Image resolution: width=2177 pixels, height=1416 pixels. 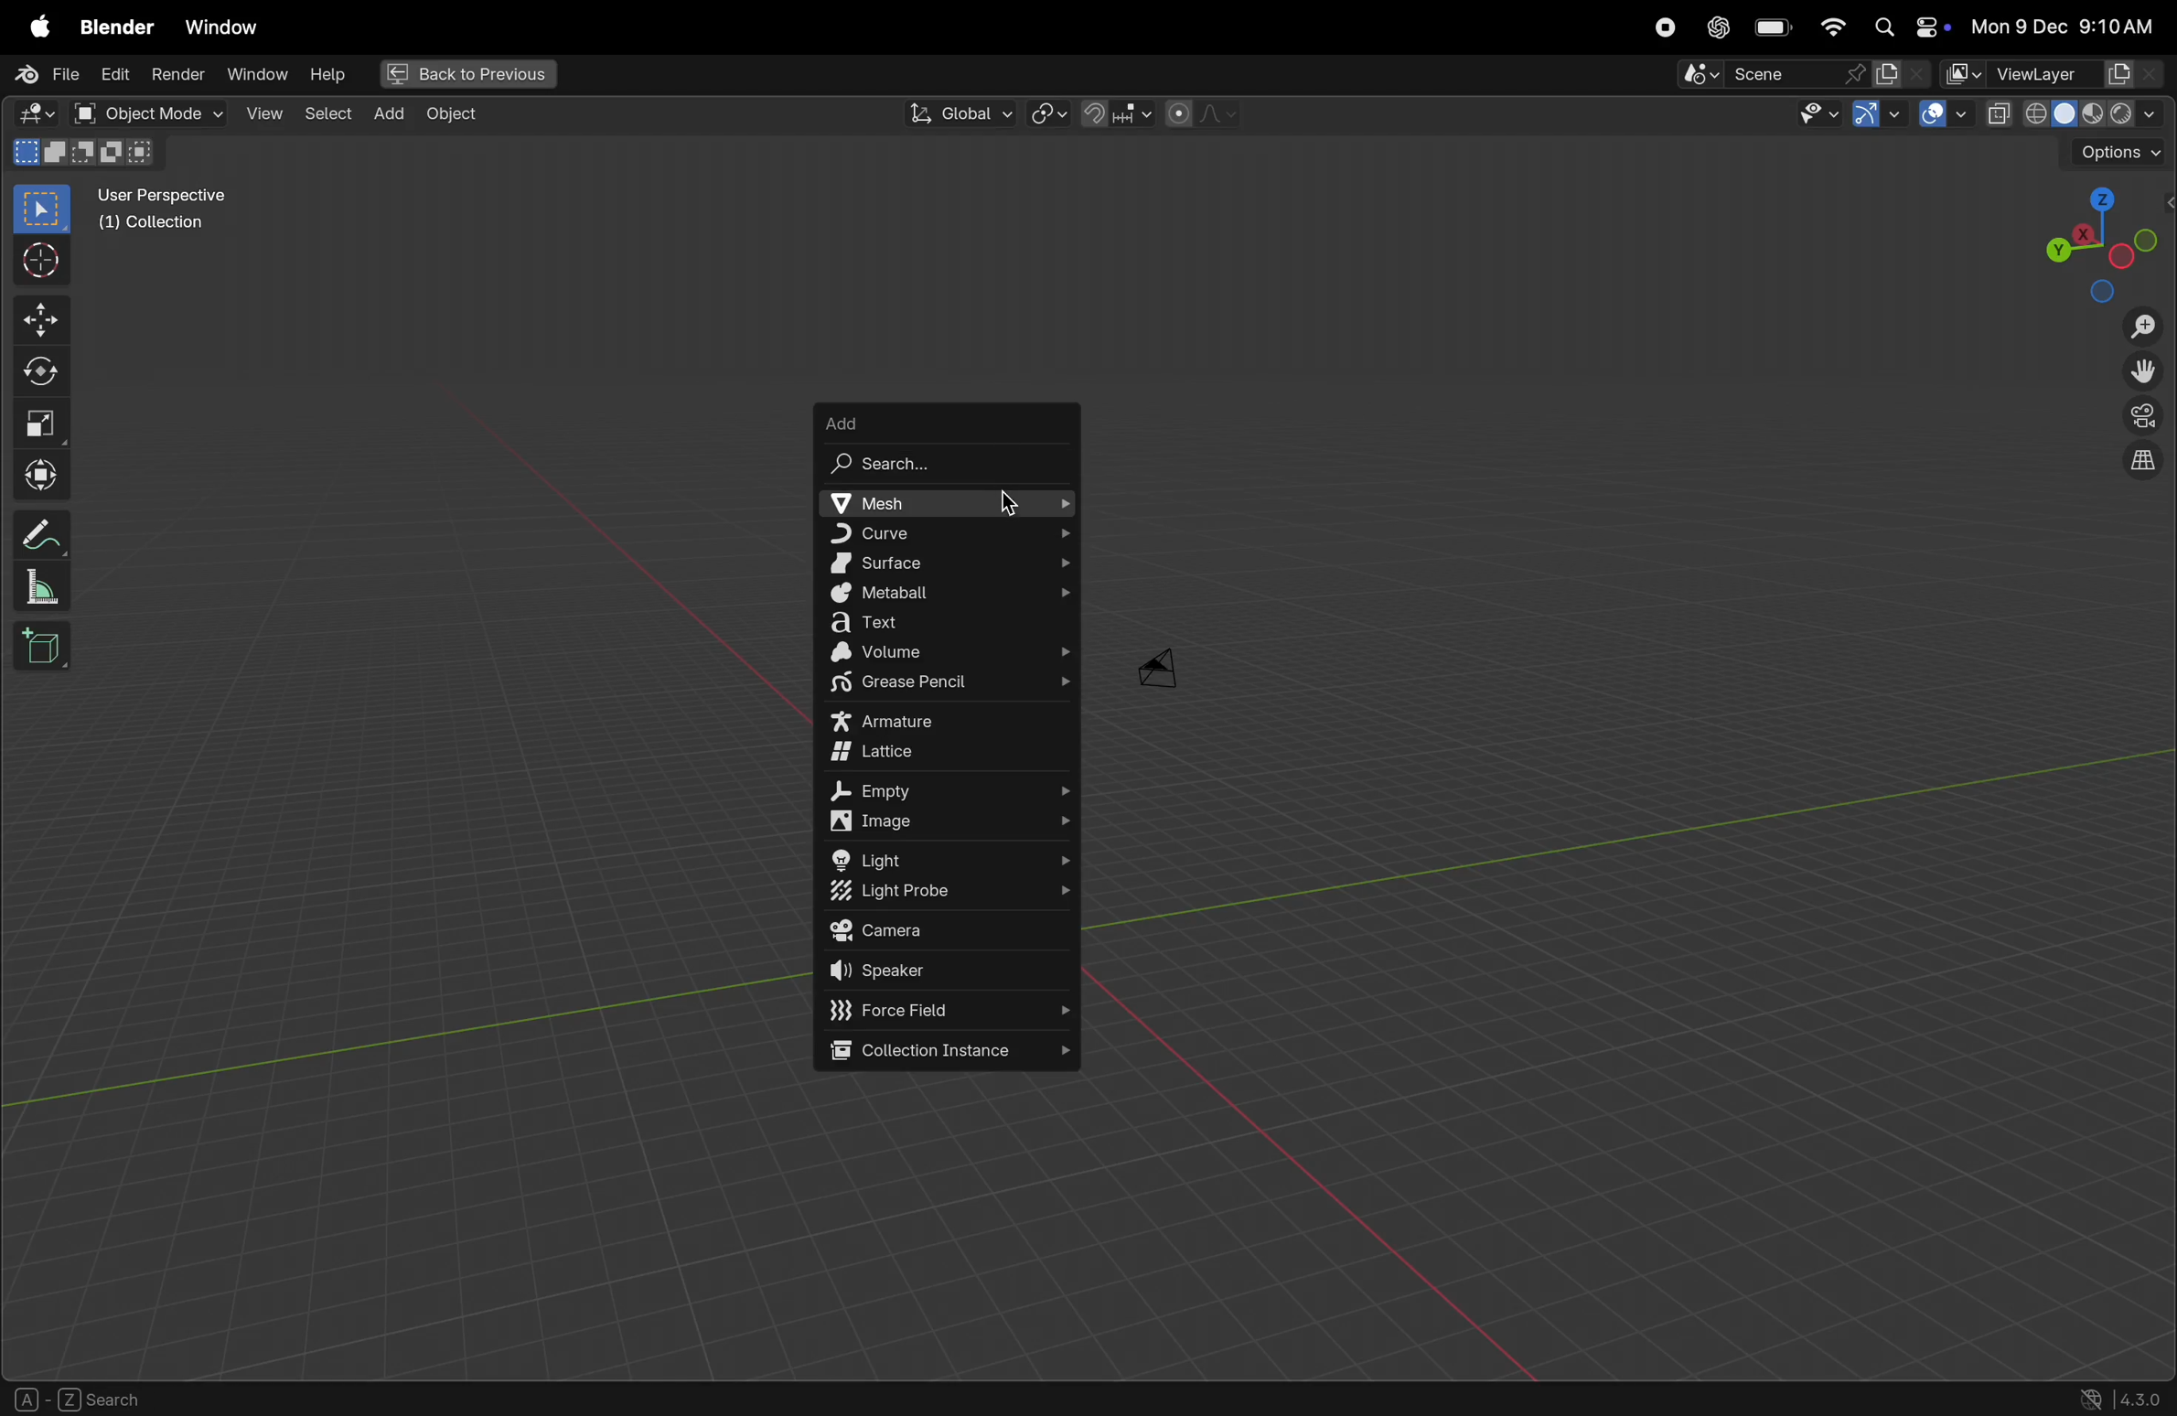 I want to click on ransformpviot point, so click(x=1049, y=113).